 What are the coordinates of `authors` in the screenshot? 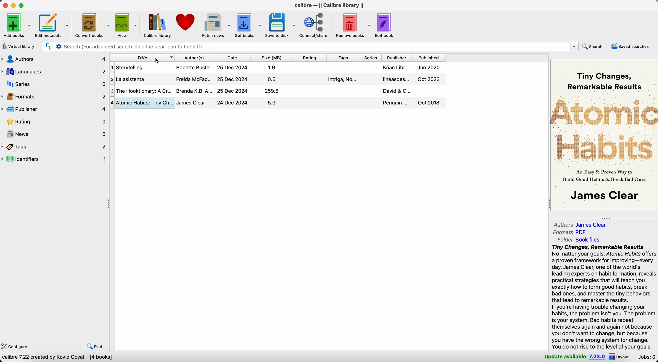 It's located at (195, 58).